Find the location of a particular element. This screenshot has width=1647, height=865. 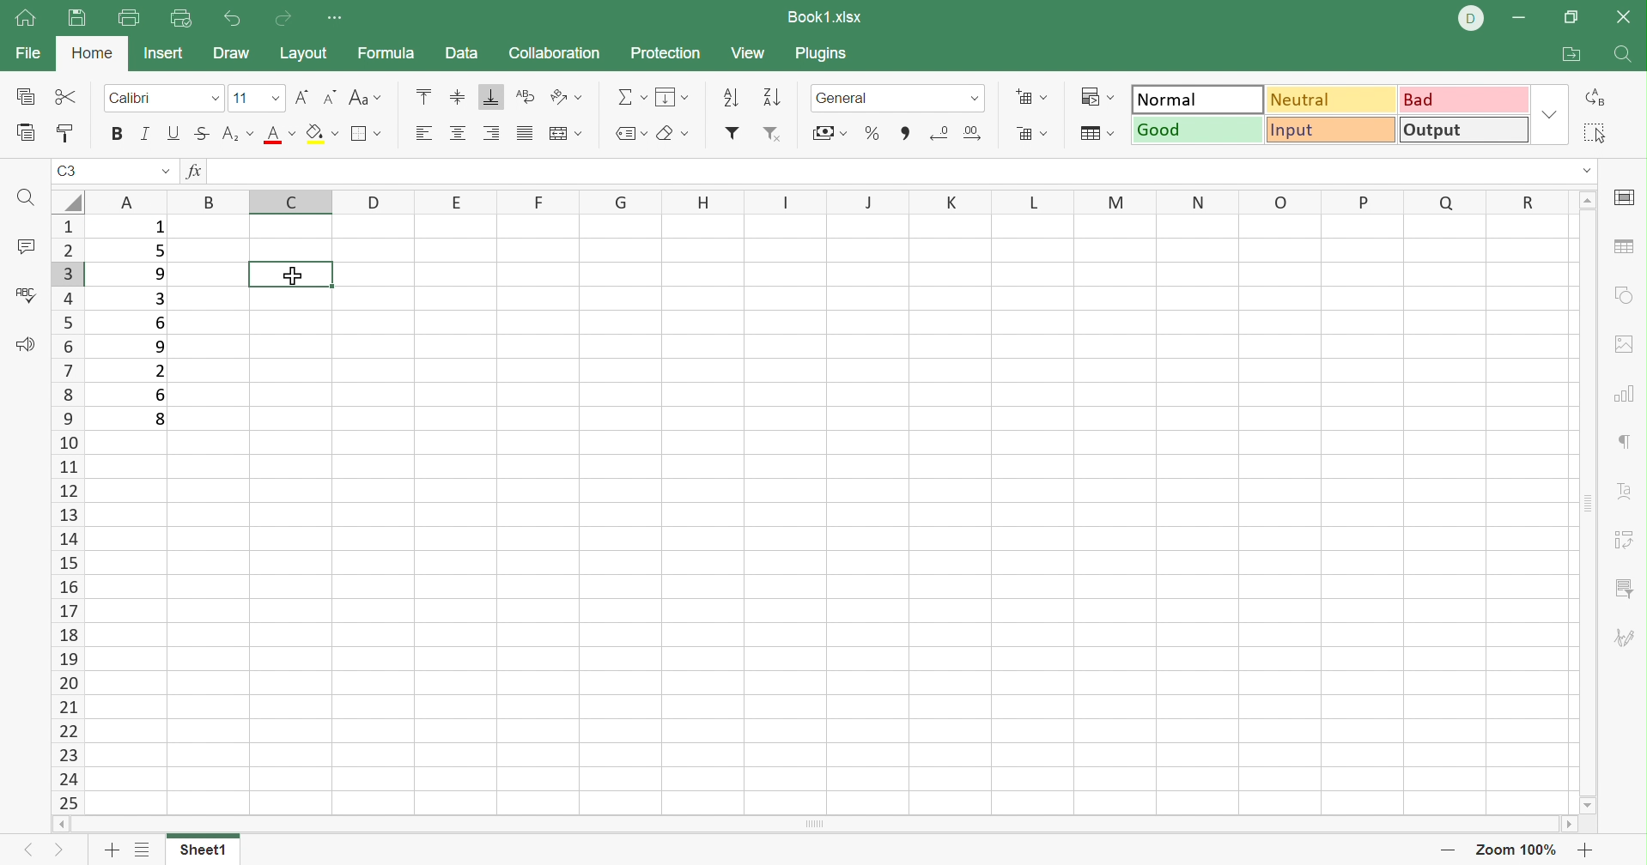

Layout is located at coordinates (304, 51).